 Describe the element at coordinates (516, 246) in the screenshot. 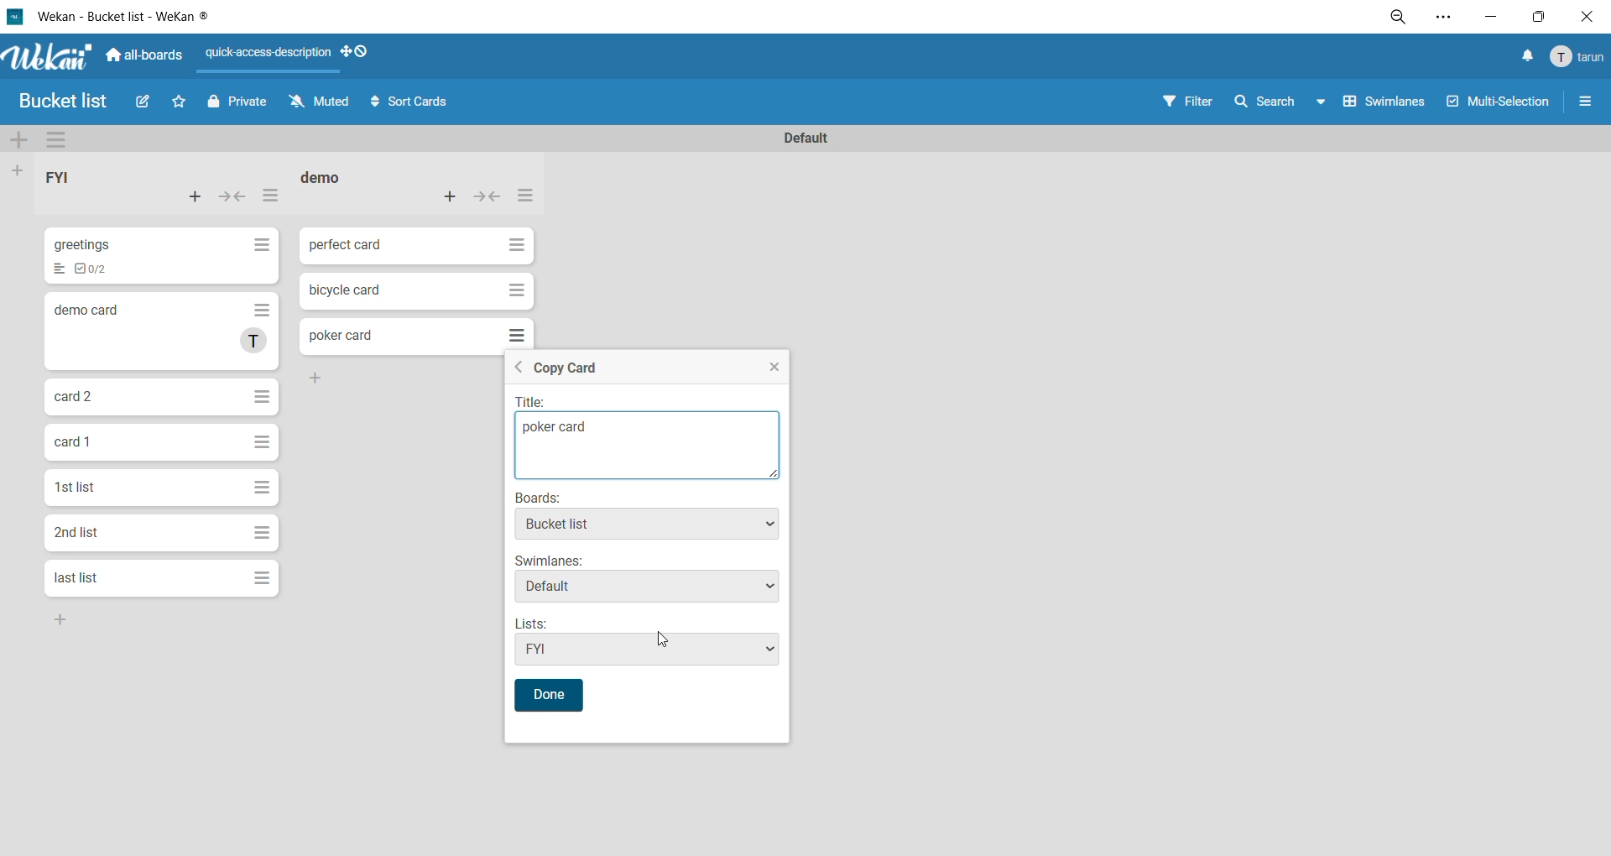

I see `Hamburger` at that location.